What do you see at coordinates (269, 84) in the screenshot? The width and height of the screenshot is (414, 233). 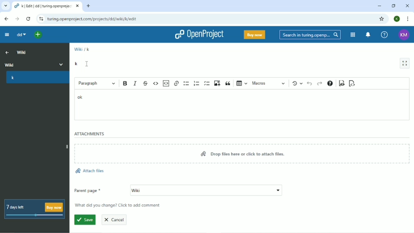 I see `Macros` at bounding box center [269, 84].